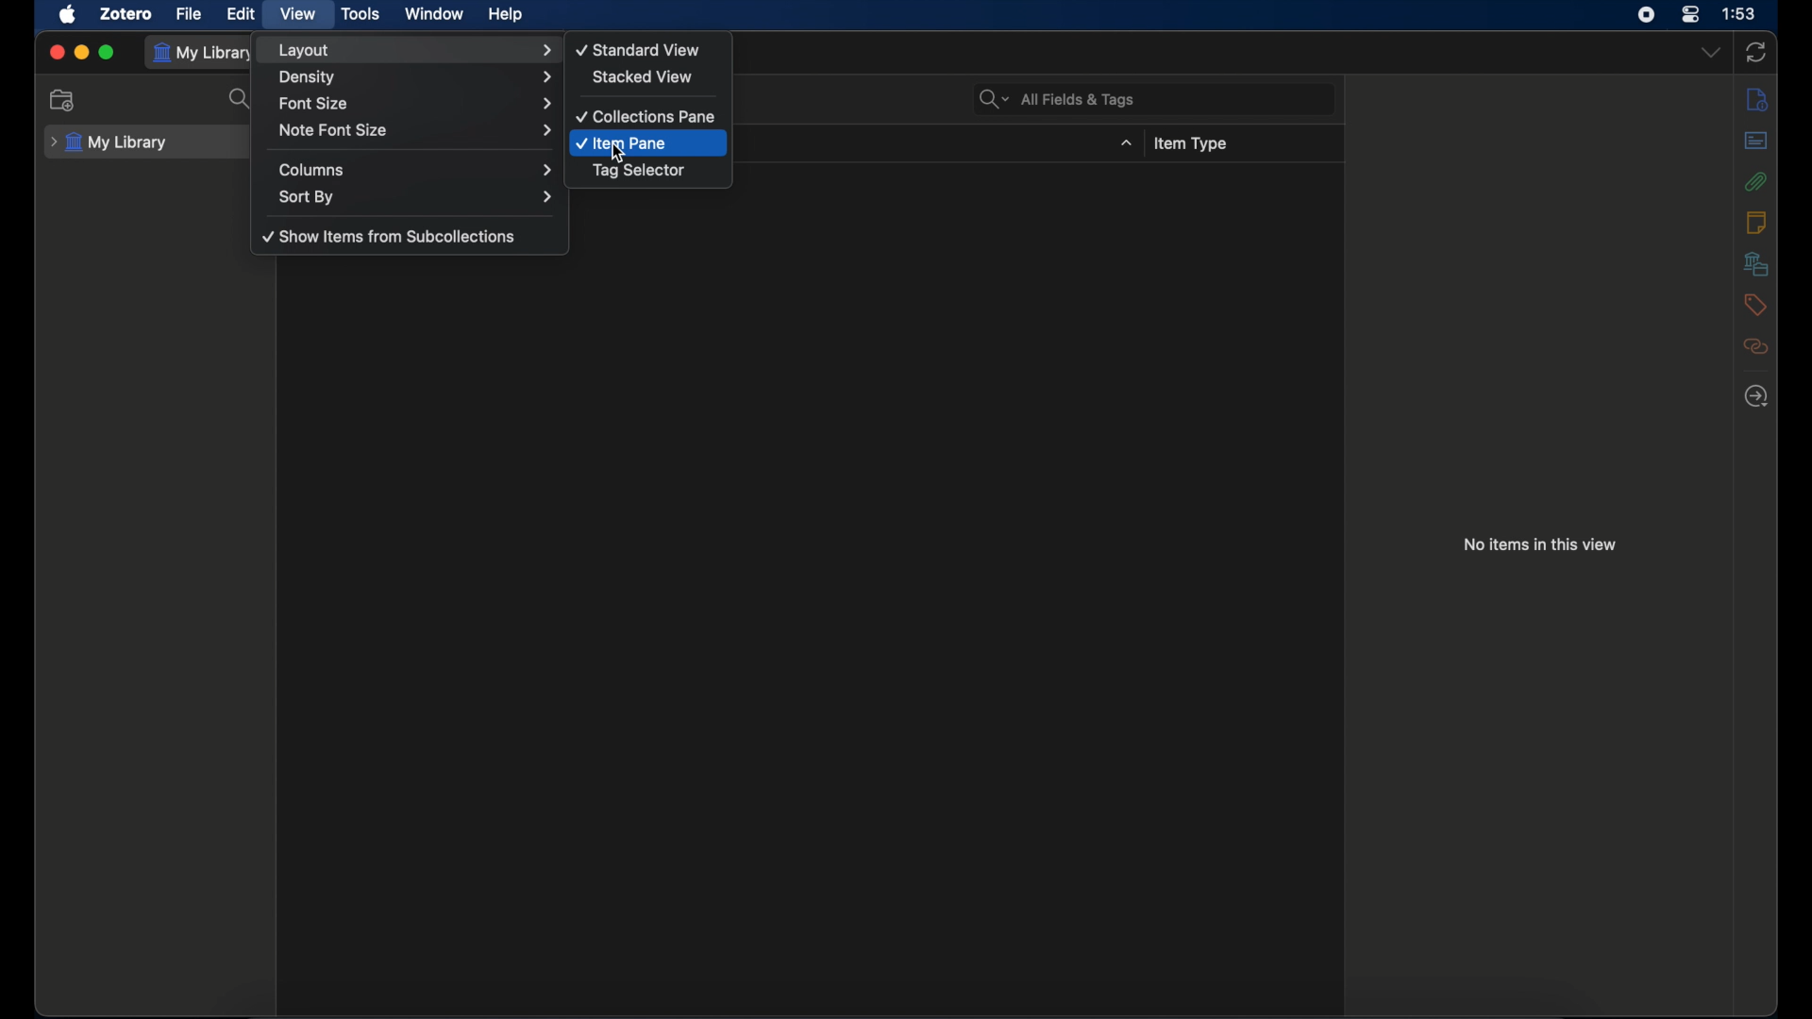  Describe the element at coordinates (63, 101) in the screenshot. I see `new collection` at that location.